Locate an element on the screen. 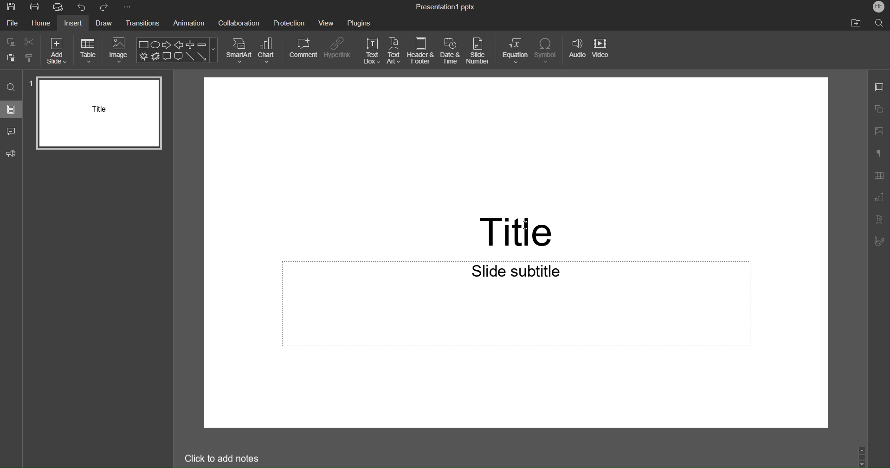 Image resolution: width=890 pixels, height=468 pixels. Video is located at coordinates (602, 52).